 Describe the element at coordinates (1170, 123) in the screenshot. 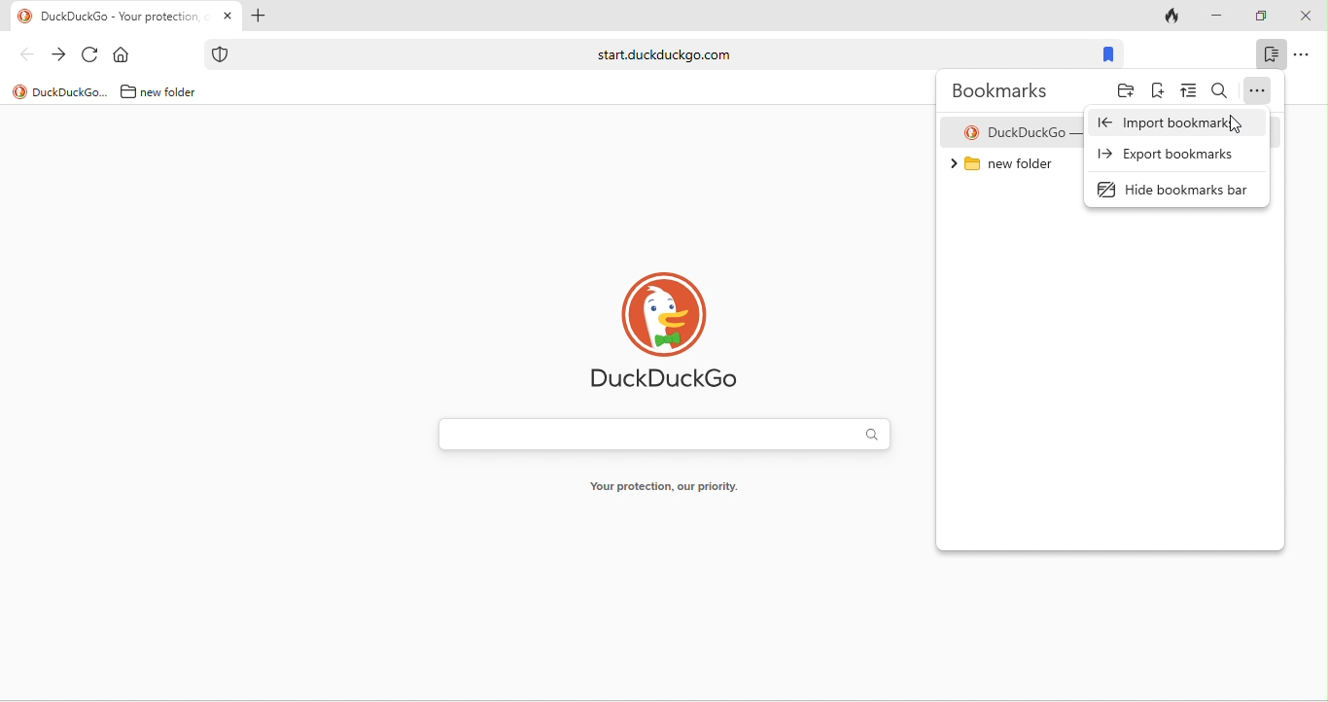

I see `import bookmark` at that location.